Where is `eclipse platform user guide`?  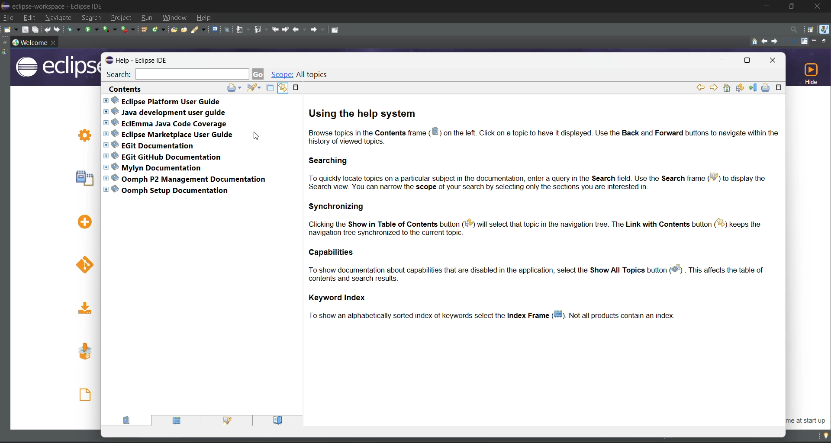 eclipse platform user guide is located at coordinates (164, 101).